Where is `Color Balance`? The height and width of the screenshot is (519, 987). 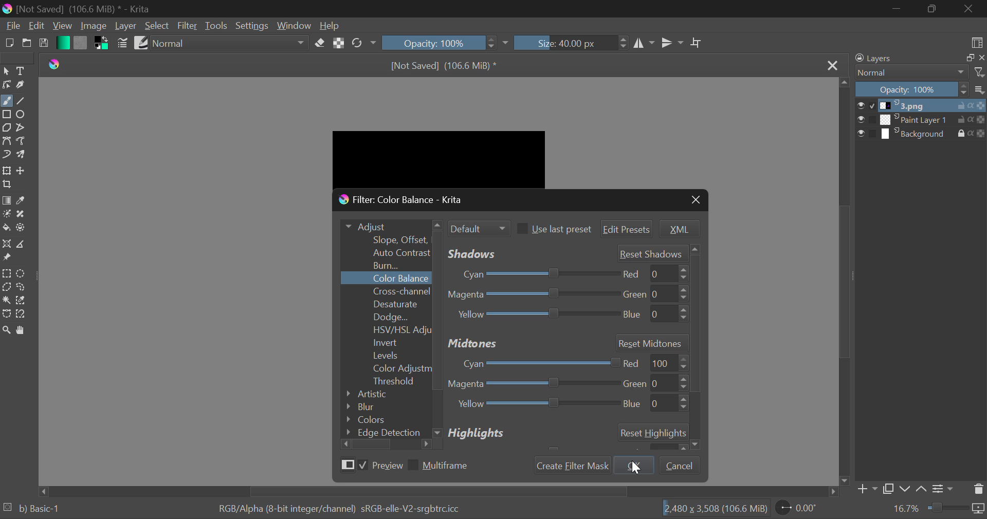 Color Balance is located at coordinates (388, 279).